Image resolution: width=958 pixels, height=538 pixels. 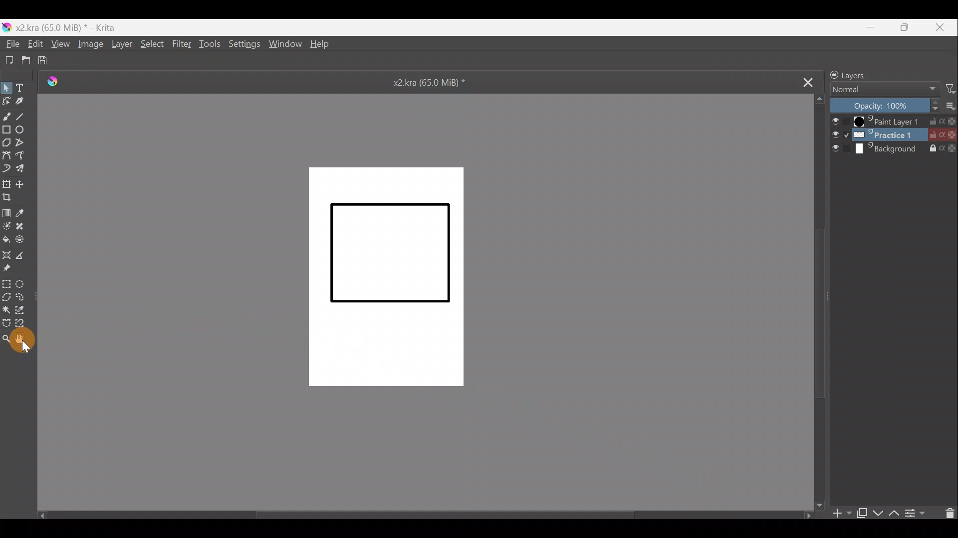 What do you see at coordinates (152, 46) in the screenshot?
I see `Select` at bounding box center [152, 46].